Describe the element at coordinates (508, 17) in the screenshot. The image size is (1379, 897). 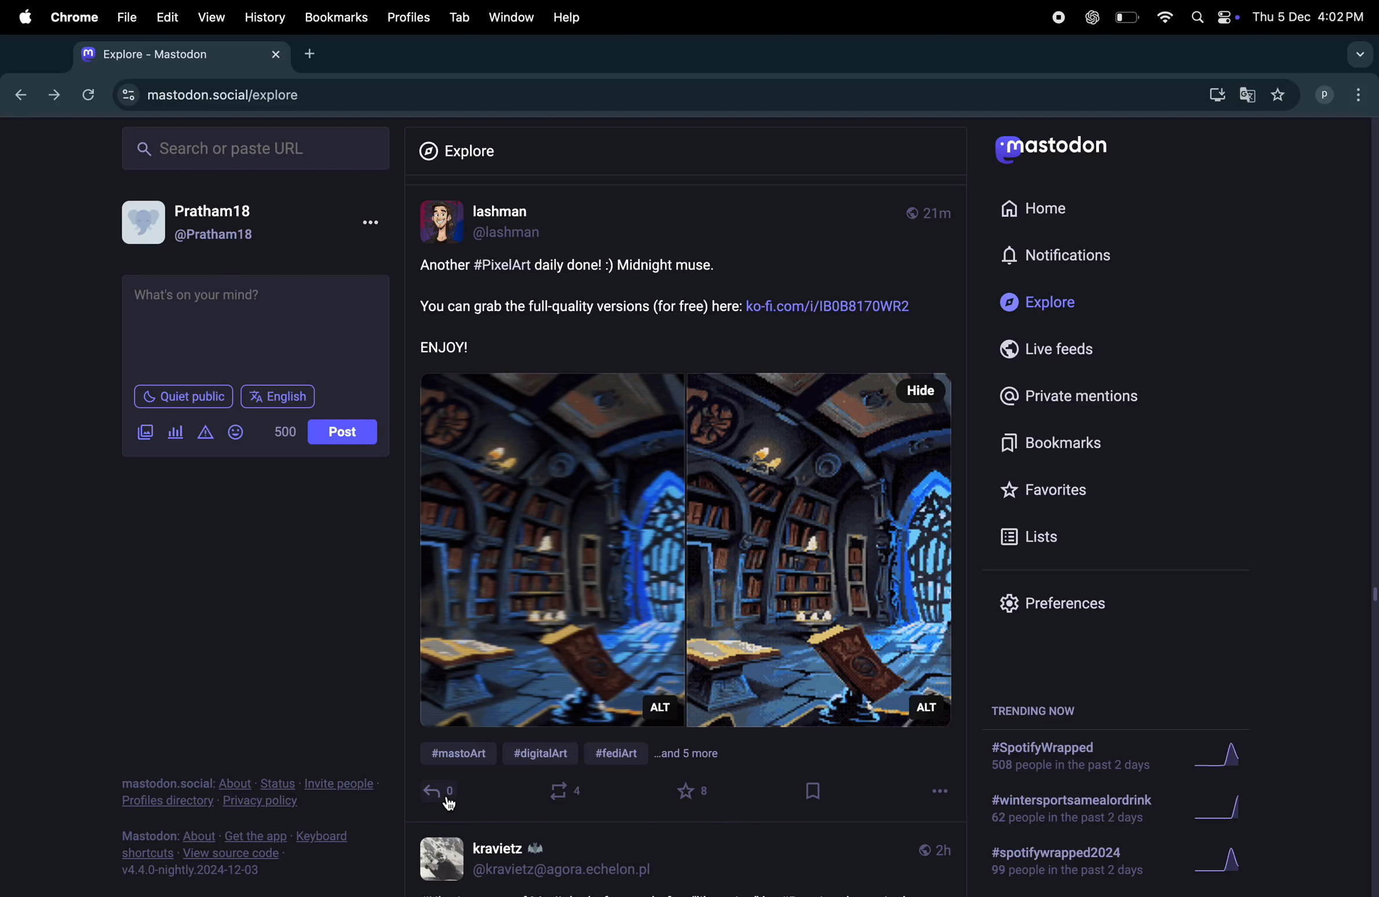
I see `Window` at that location.